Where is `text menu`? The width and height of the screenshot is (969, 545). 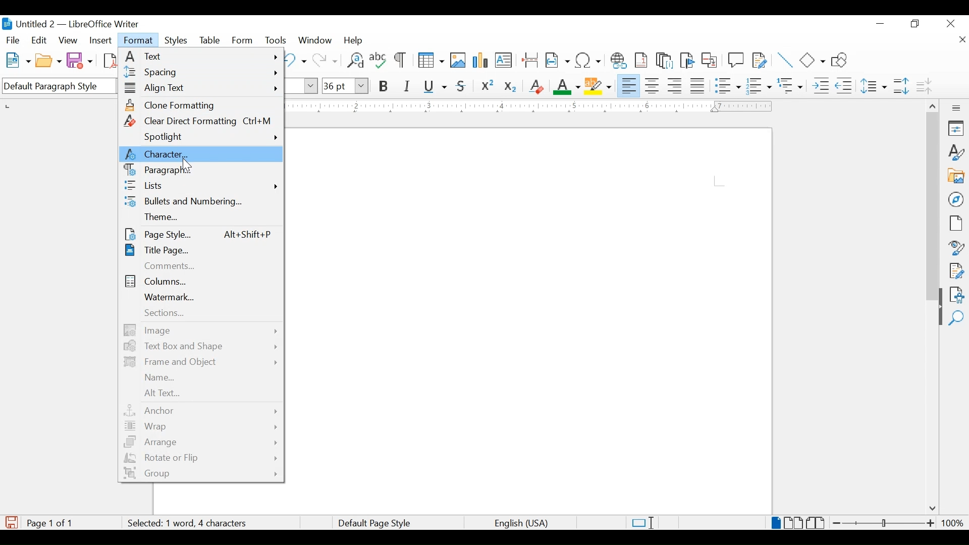
text menu is located at coordinates (201, 56).